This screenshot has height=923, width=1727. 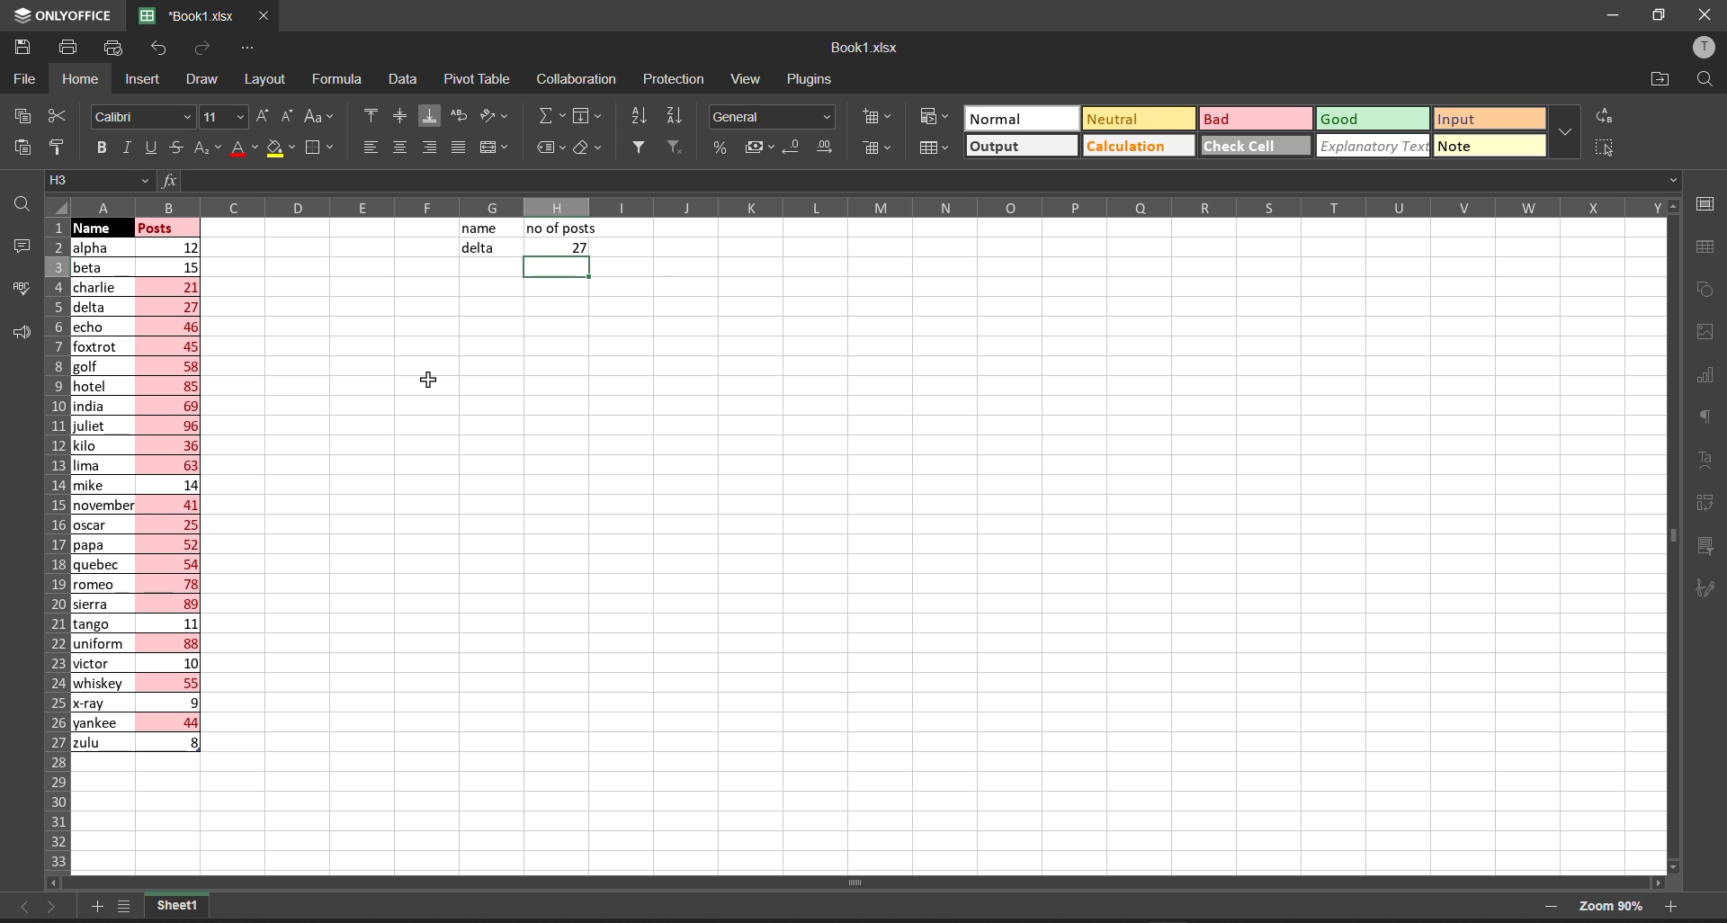 What do you see at coordinates (242, 148) in the screenshot?
I see `font color` at bounding box center [242, 148].